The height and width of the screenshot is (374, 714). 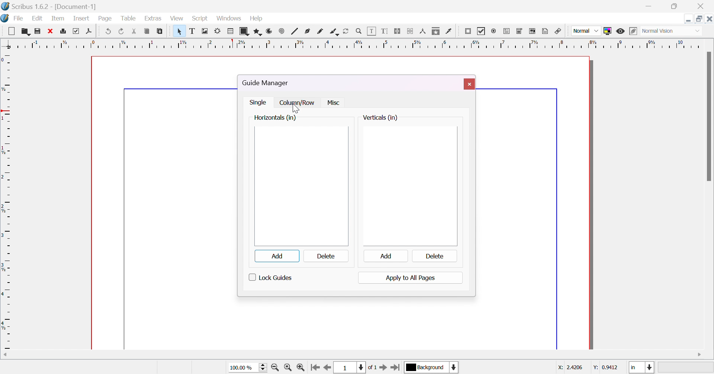 What do you see at coordinates (346, 32) in the screenshot?
I see `rotate item` at bounding box center [346, 32].